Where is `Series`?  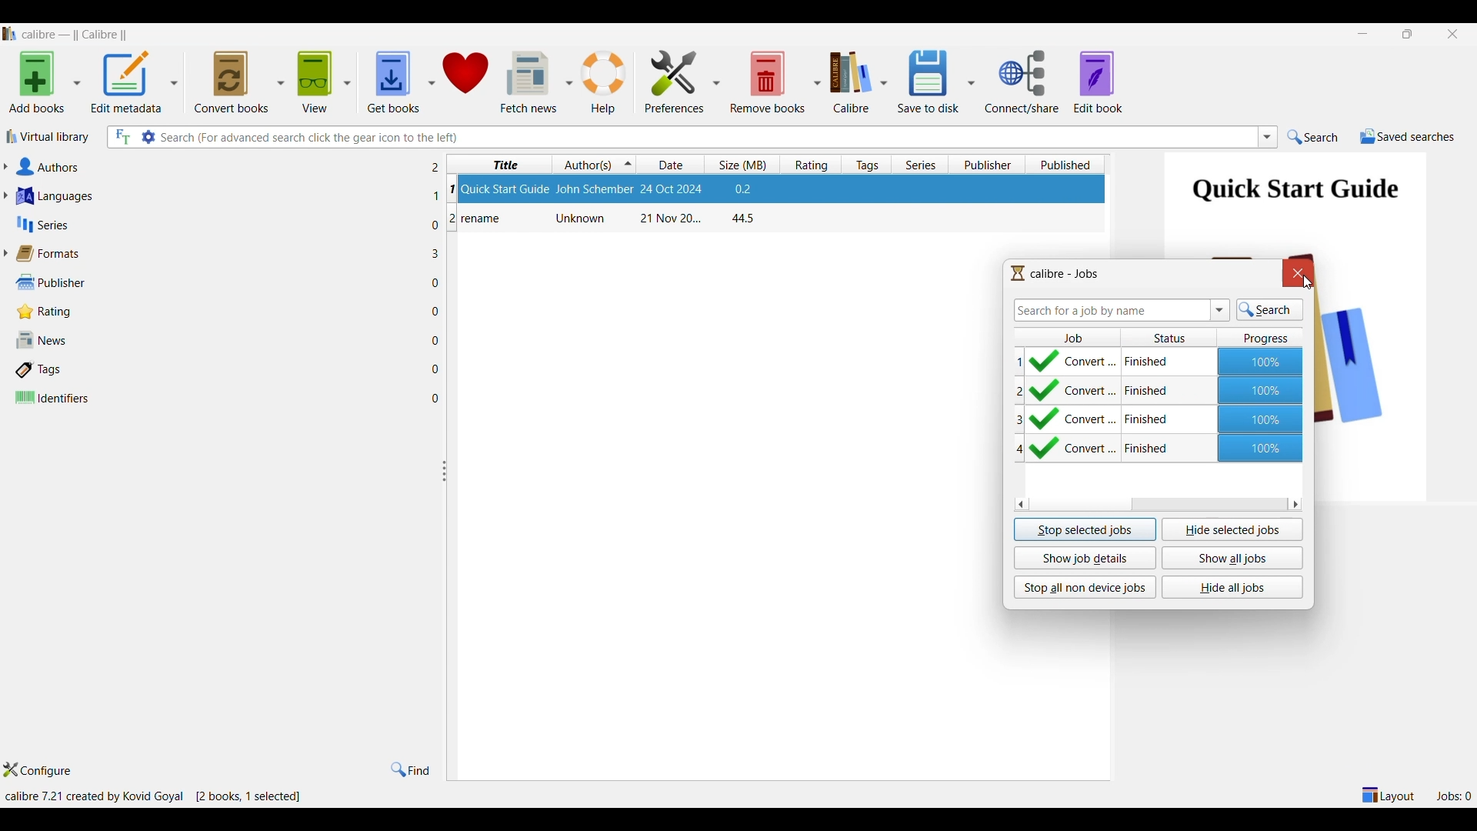 Series is located at coordinates (218, 225).